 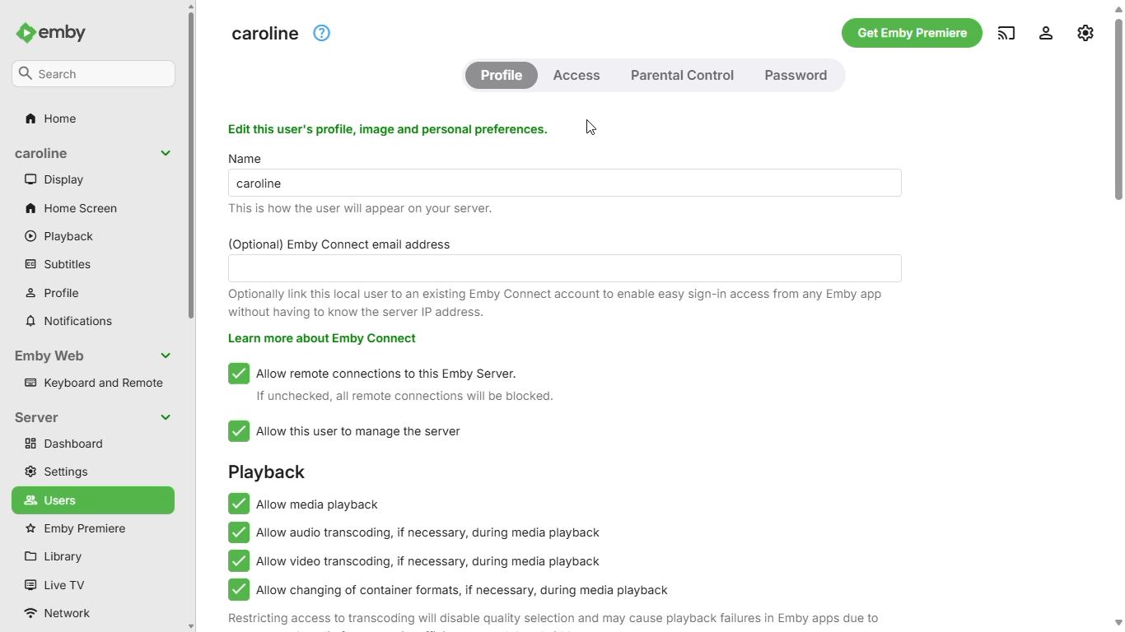 What do you see at coordinates (1085, 31) in the screenshot?
I see `manage emby server` at bounding box center [1085, 31].